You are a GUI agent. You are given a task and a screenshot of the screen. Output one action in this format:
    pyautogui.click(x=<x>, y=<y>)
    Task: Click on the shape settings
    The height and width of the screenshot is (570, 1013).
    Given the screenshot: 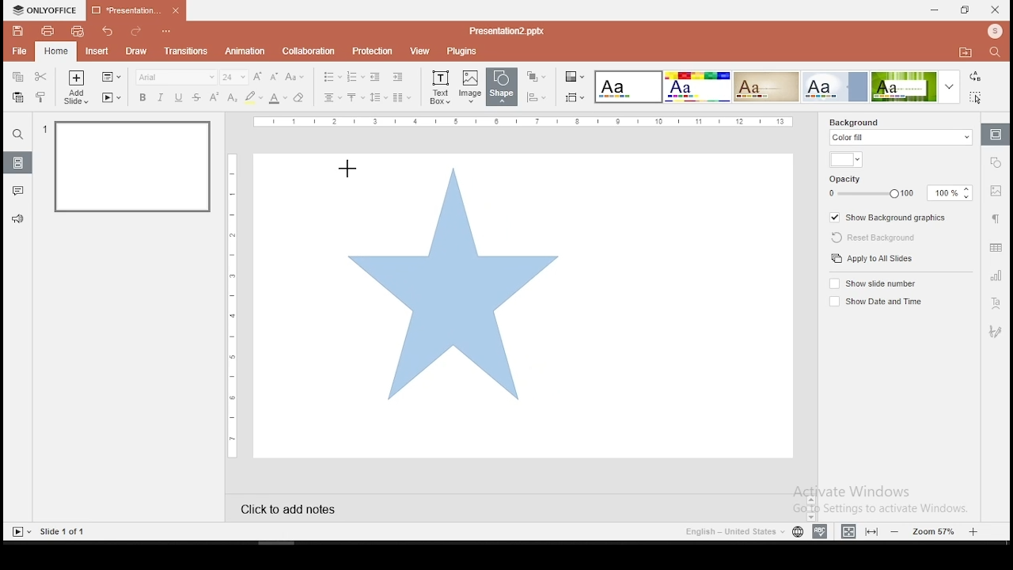 What is the action you would take?
    pyautogui.click(x=996, y=161)
    